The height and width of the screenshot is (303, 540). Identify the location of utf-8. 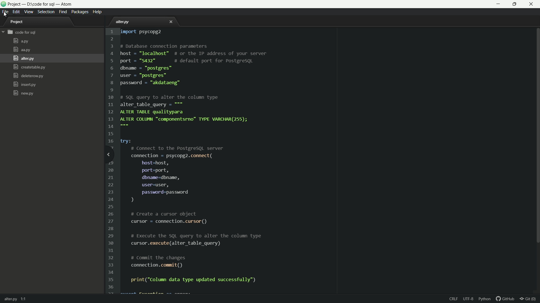
(468, 299).